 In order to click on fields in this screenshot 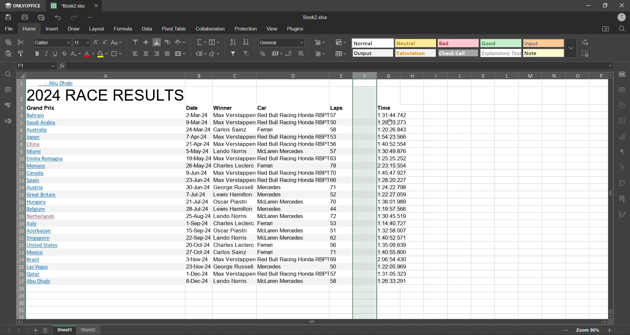, I will do `click(215, 42)`.